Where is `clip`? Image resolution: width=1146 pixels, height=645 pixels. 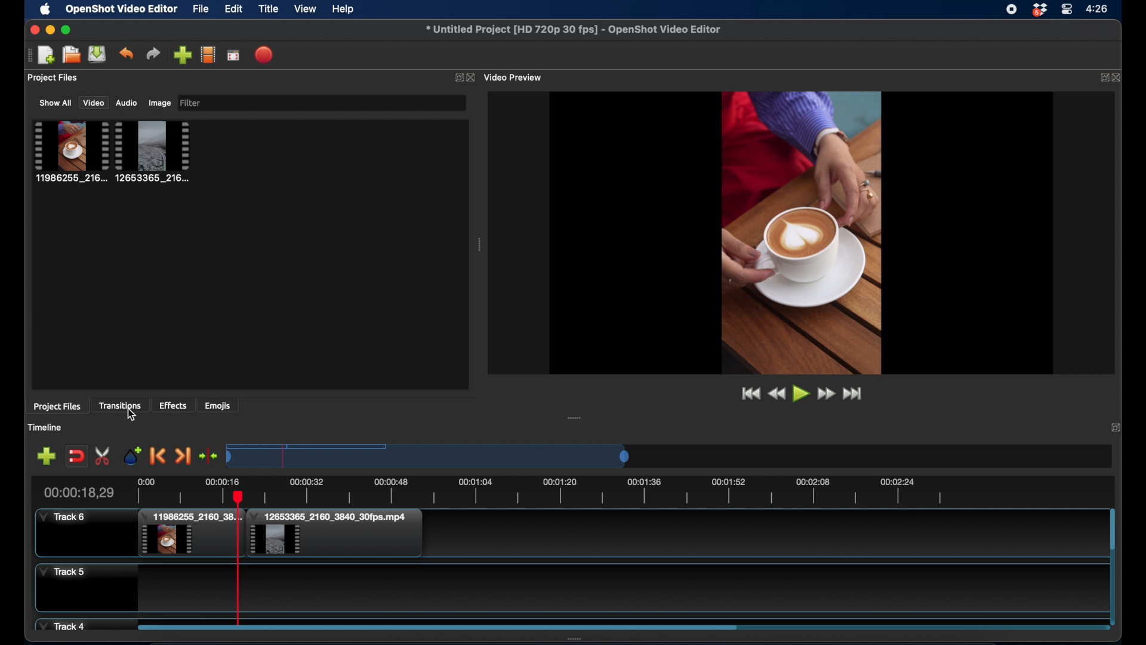 clip is located at coordinates (190, 534).